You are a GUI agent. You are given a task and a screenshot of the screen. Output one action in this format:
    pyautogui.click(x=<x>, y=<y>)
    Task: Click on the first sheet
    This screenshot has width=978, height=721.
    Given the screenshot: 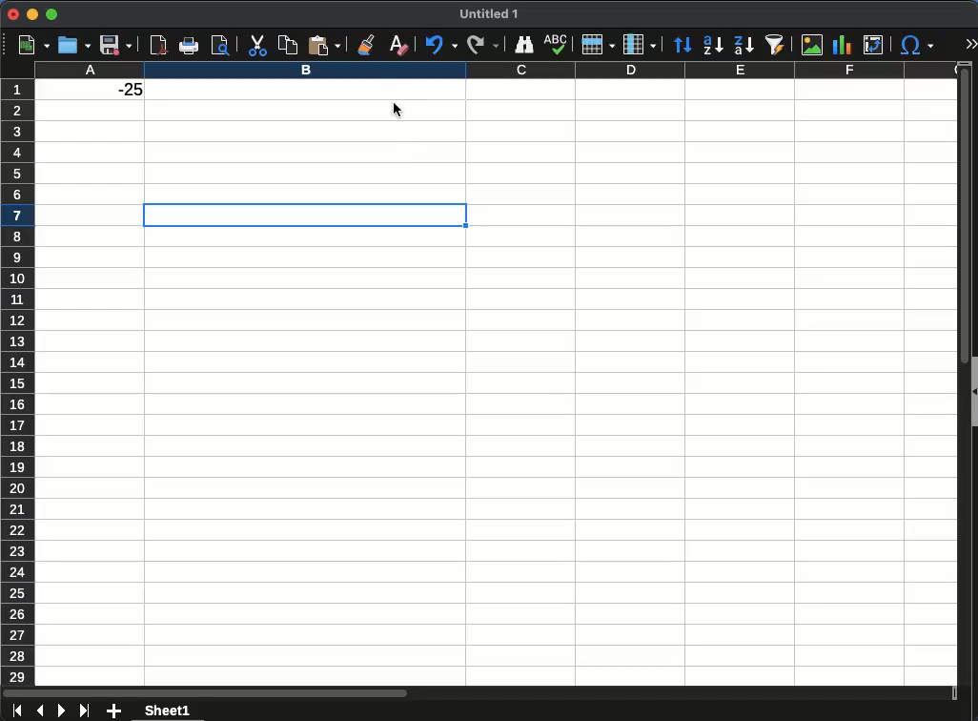 What is the action you would take?
    pyautogui.click(x=18, y=711)
    